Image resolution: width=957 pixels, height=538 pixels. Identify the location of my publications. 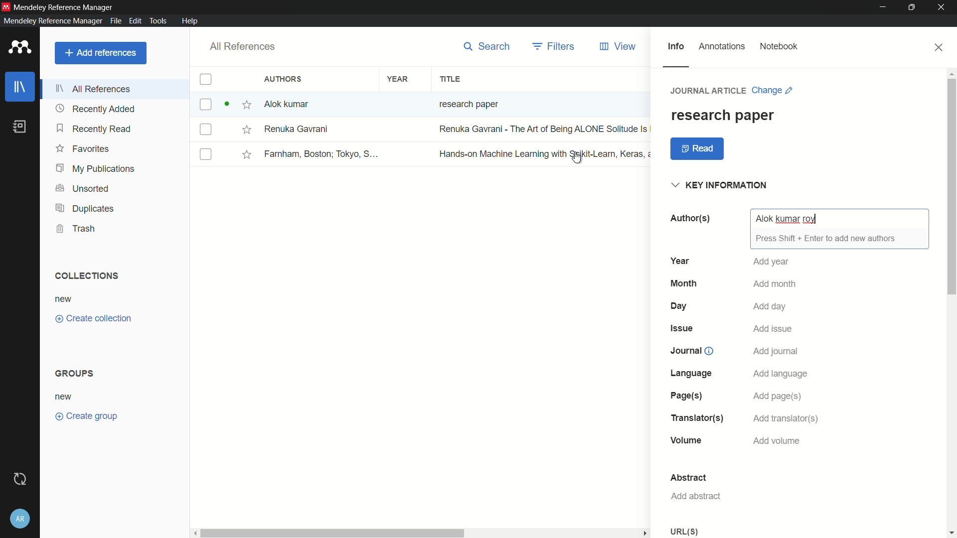
(96, 169).